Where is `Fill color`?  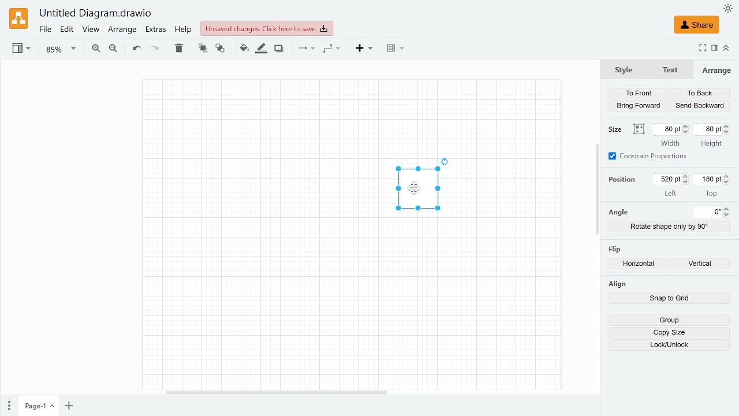 Fill color is located at coordinates (244, 49).